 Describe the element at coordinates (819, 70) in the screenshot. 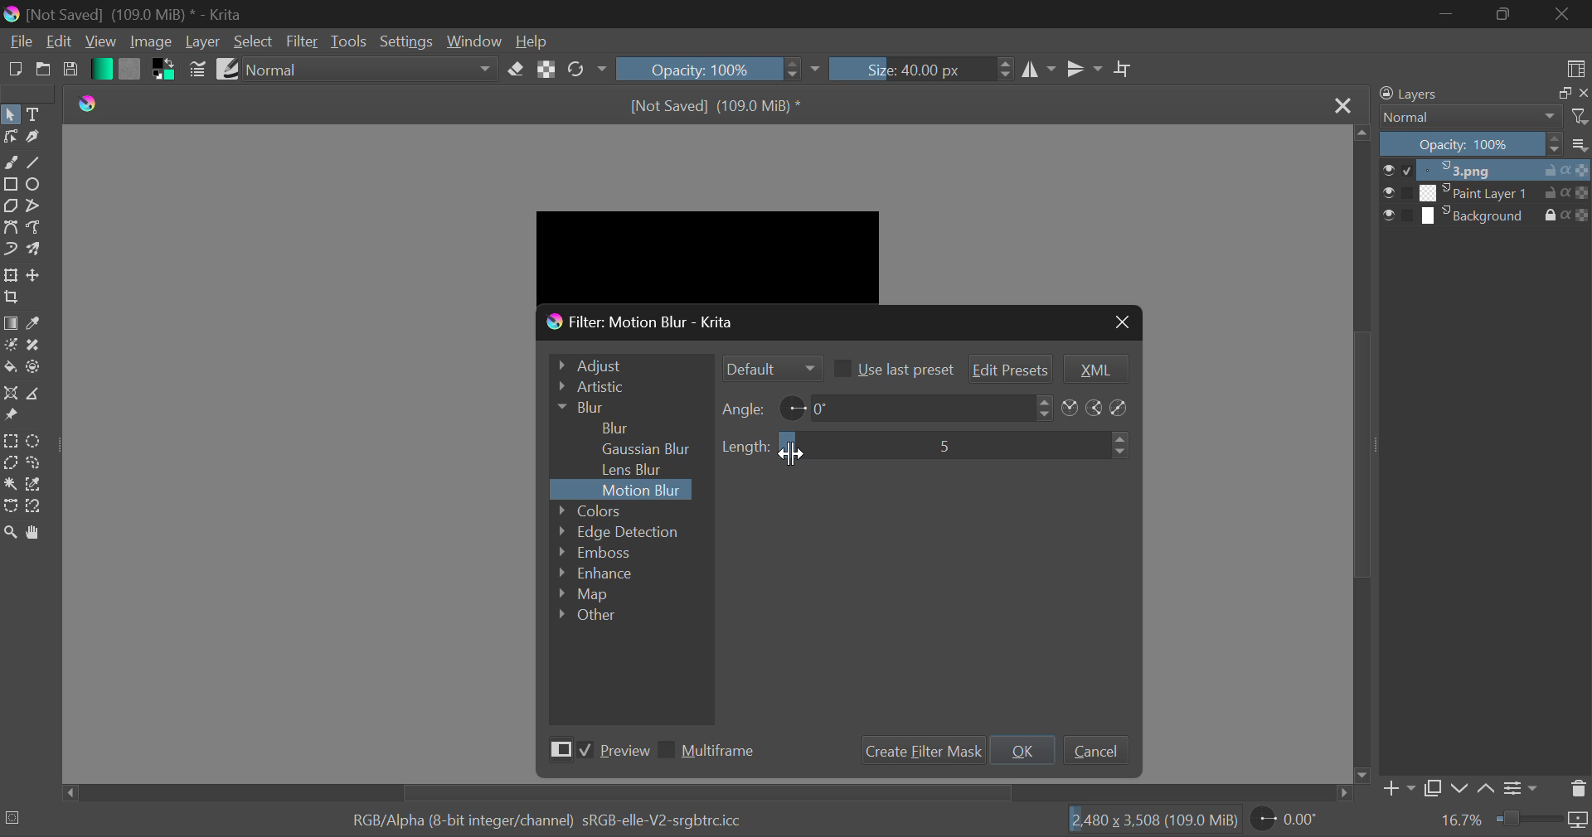

I see `dropdown` at that location.